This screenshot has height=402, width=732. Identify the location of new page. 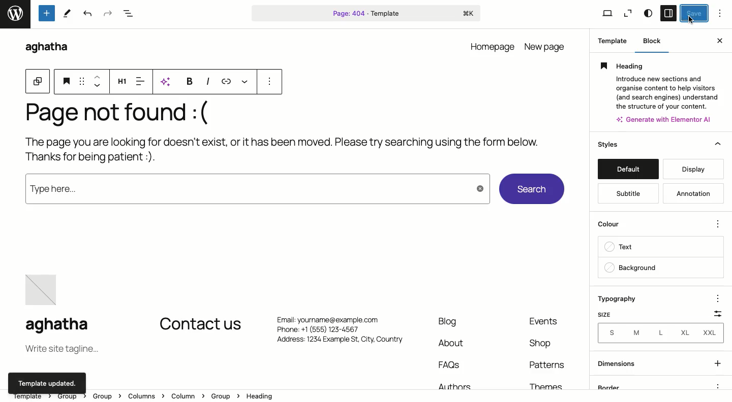
(546, 46).